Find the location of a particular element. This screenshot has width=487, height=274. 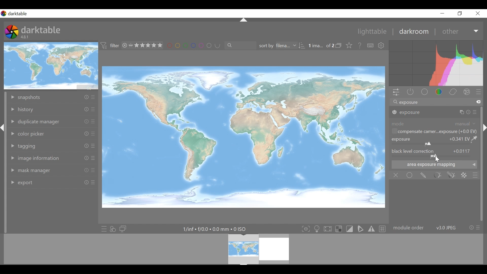

click to change the type of overlays is located at coordinates (350, 45).